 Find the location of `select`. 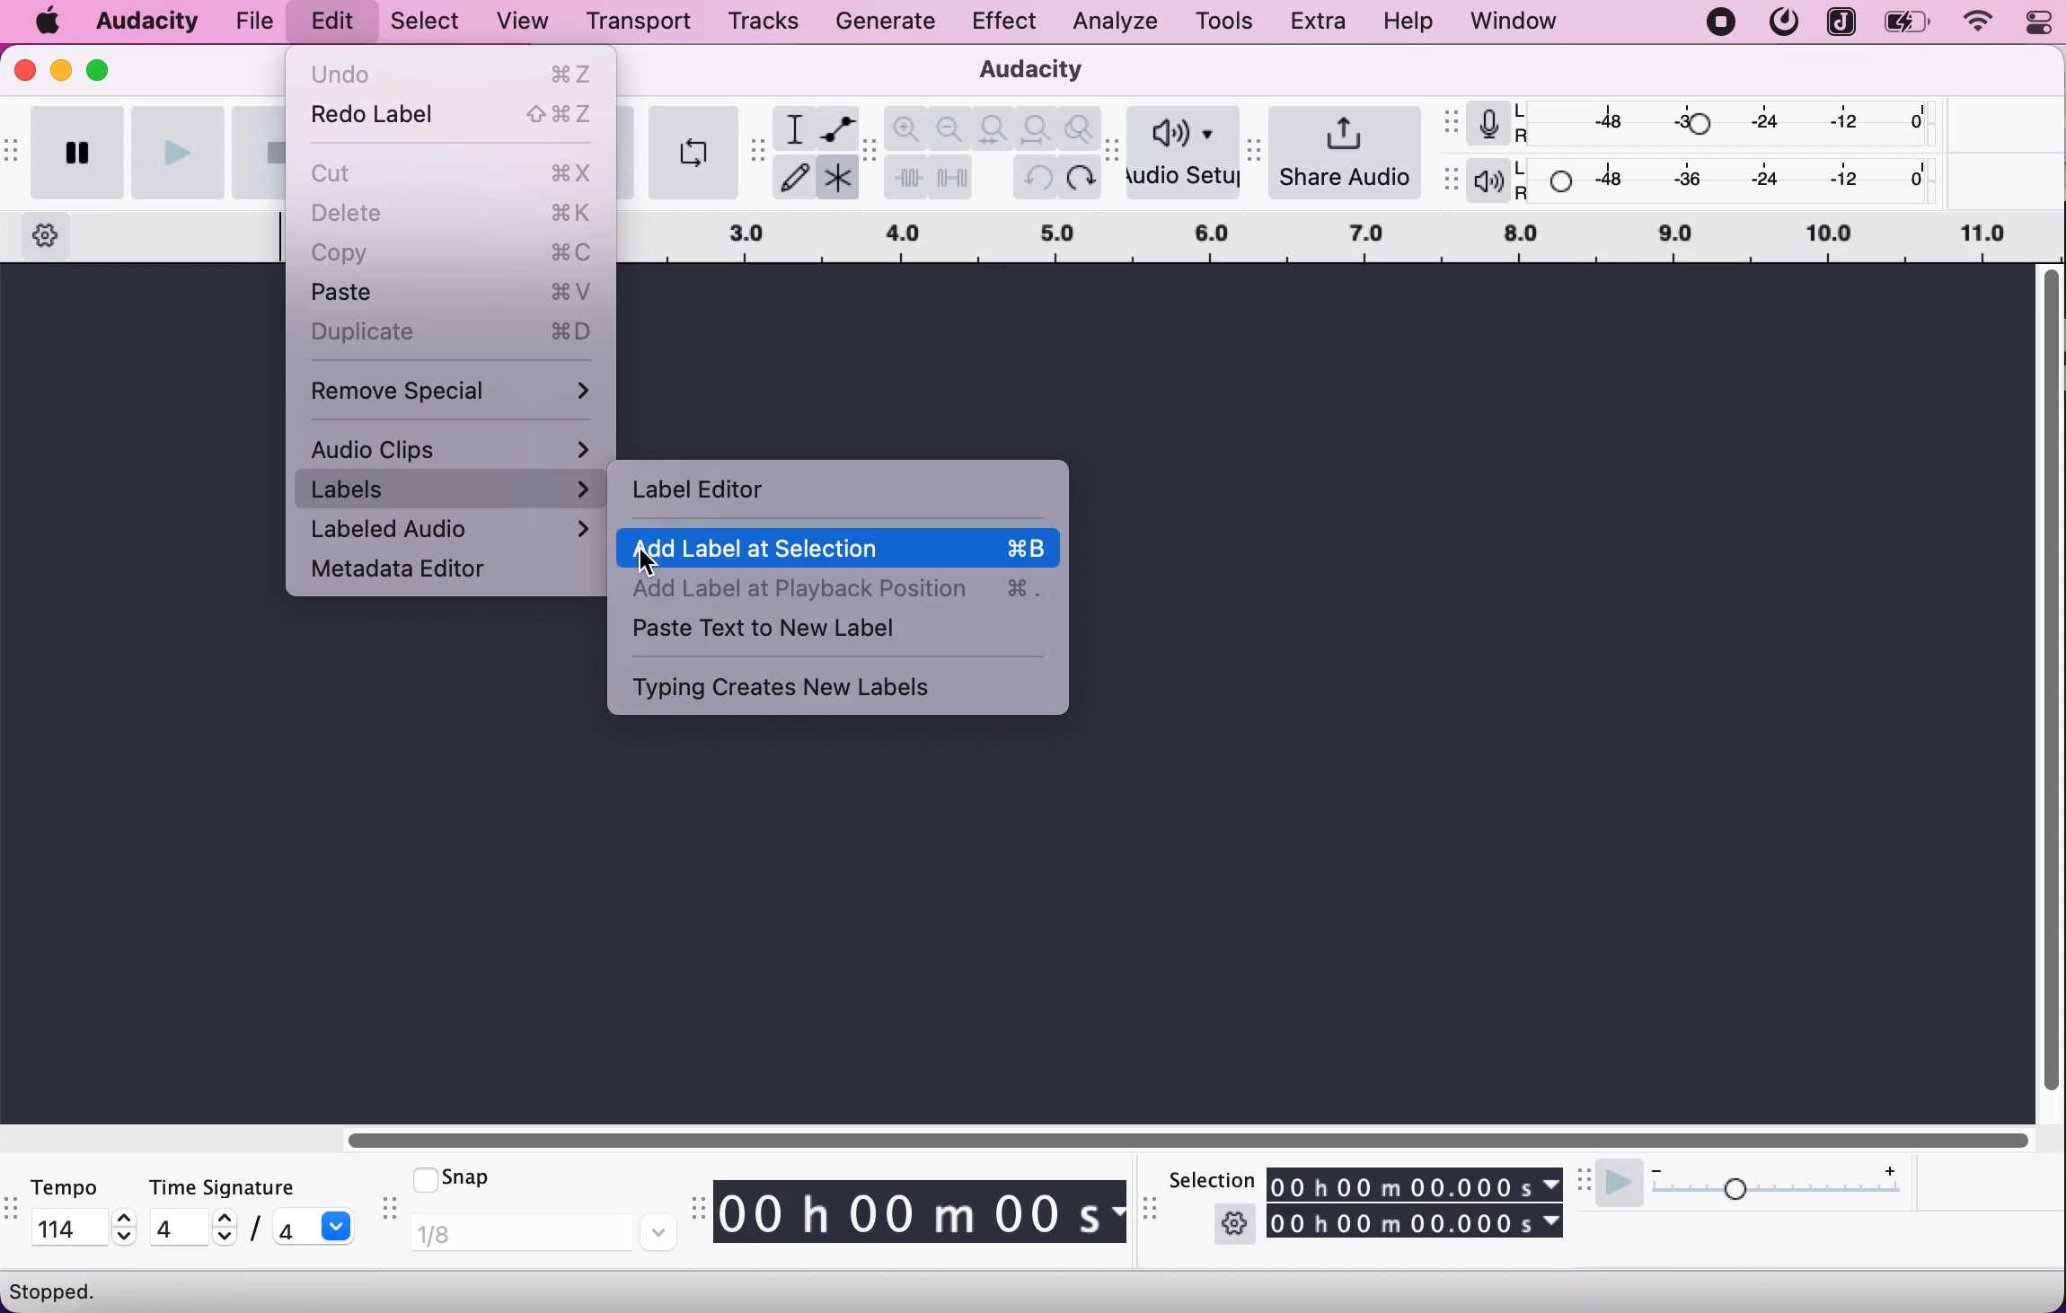

select is located at coordinates (421, 22).